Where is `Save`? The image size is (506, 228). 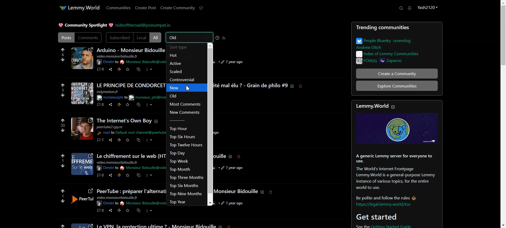
Save is located at coordinates (128, 69).